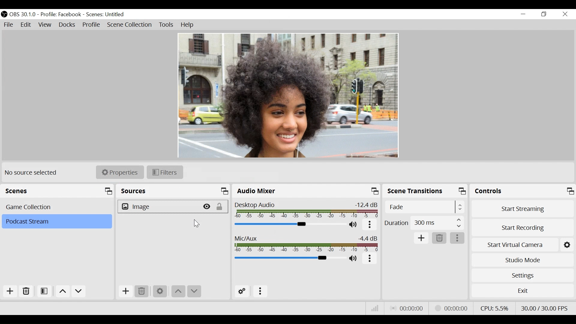  I want to click on Scene, so click(107, 14).